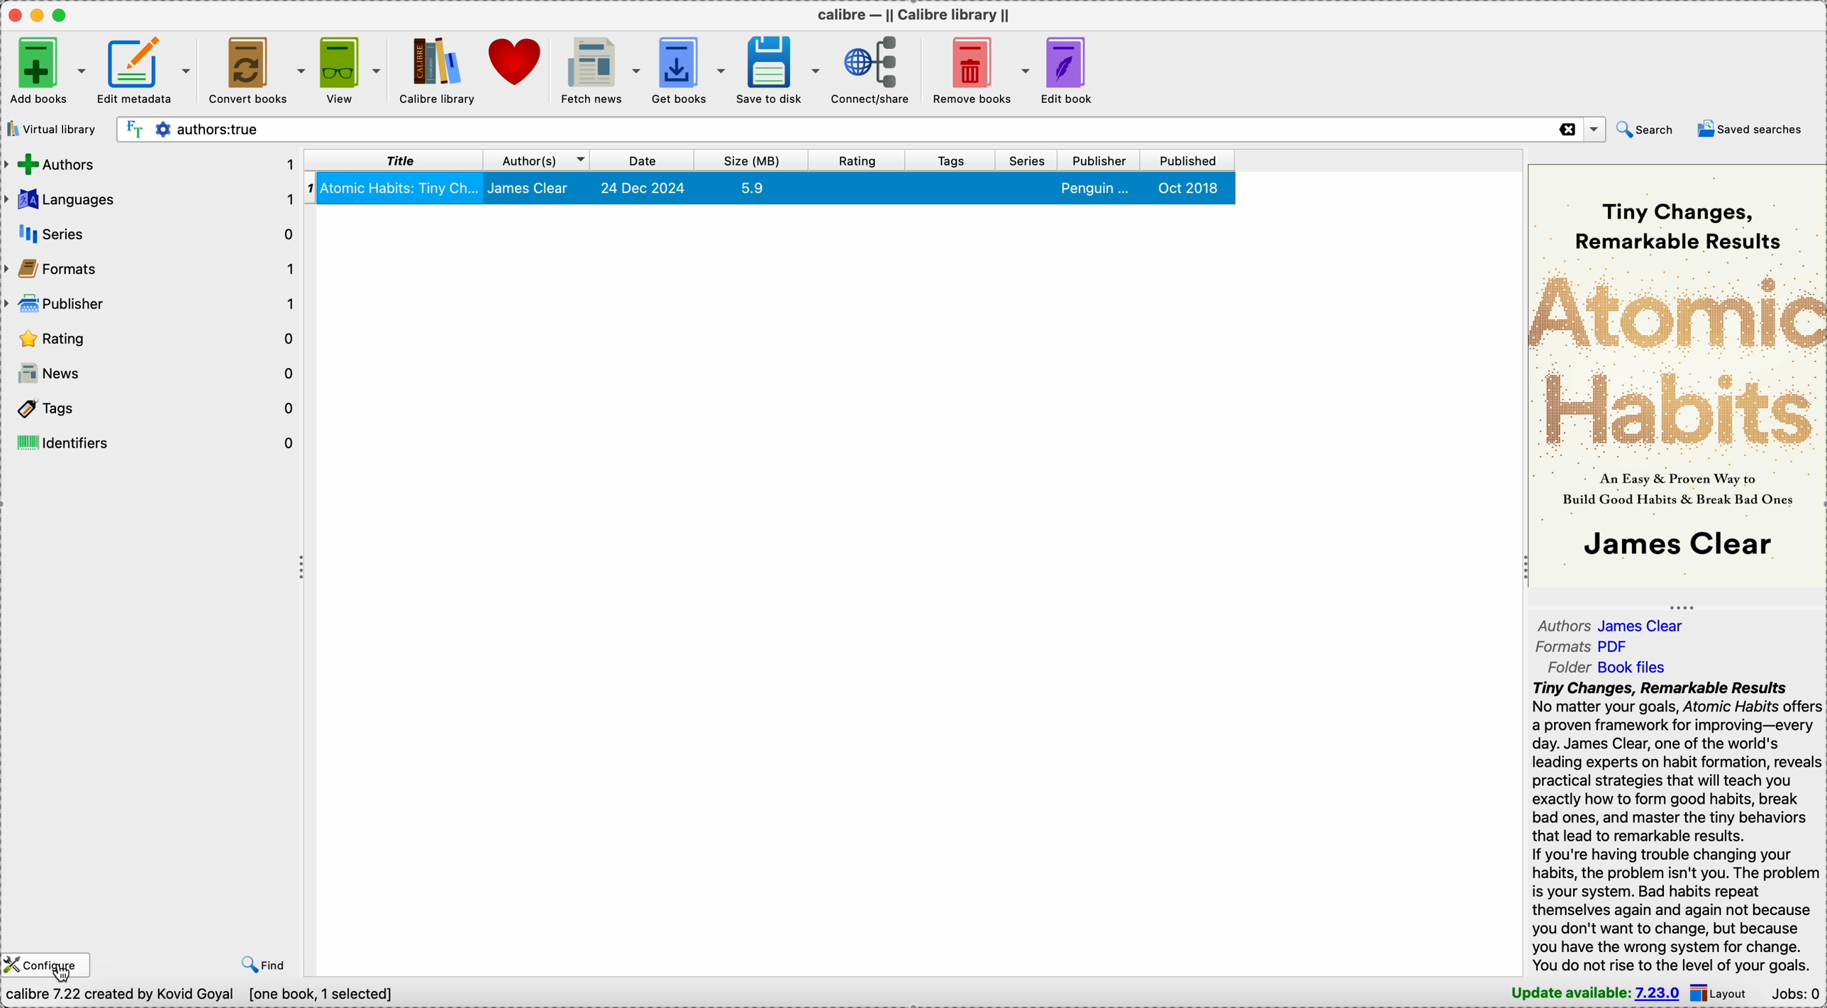 This screenshot has height=1008, width=1827. Describe the element at coordinates (302, 567) in the screenshot. I see `toggle expand/contract` at that location.